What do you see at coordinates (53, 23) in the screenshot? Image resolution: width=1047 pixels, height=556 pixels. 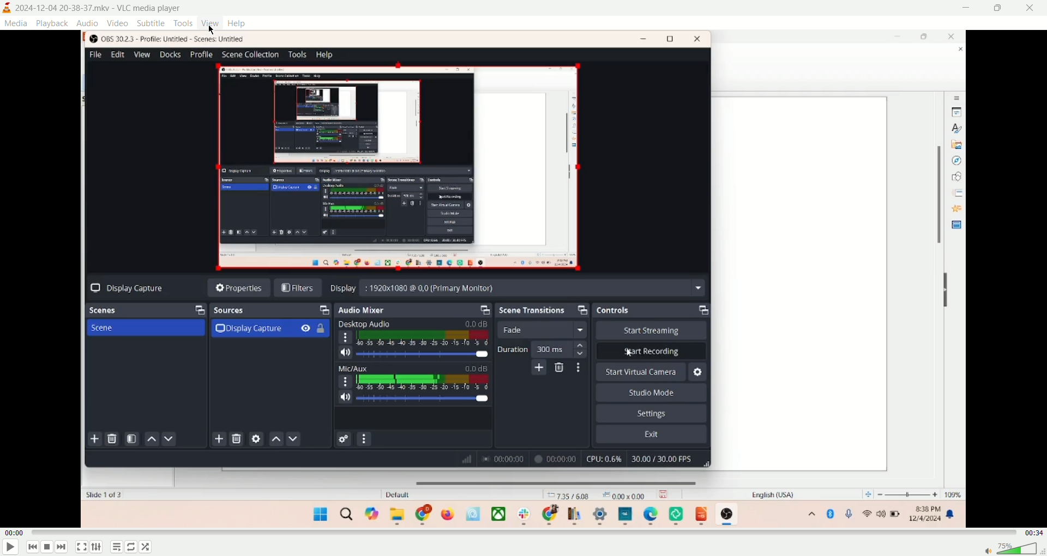 I see `playback` at bounding box center [53, 23].